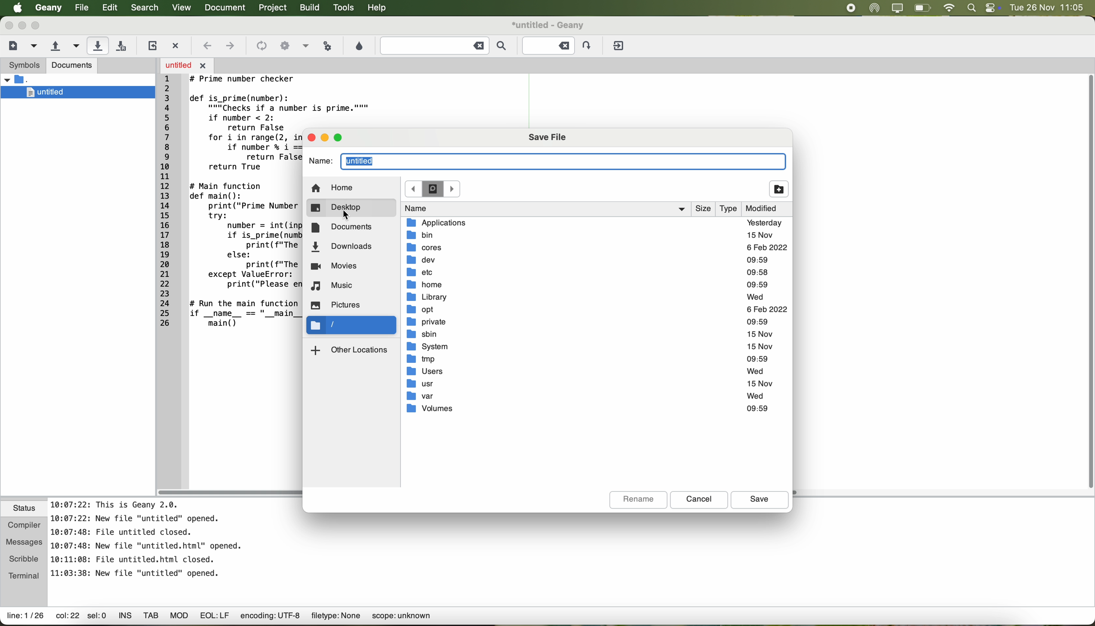 This screenshot has height=626, width=1095. Describe the element at coordinates (231, 493) in the screenshot. I see `scroll bar` at that location.